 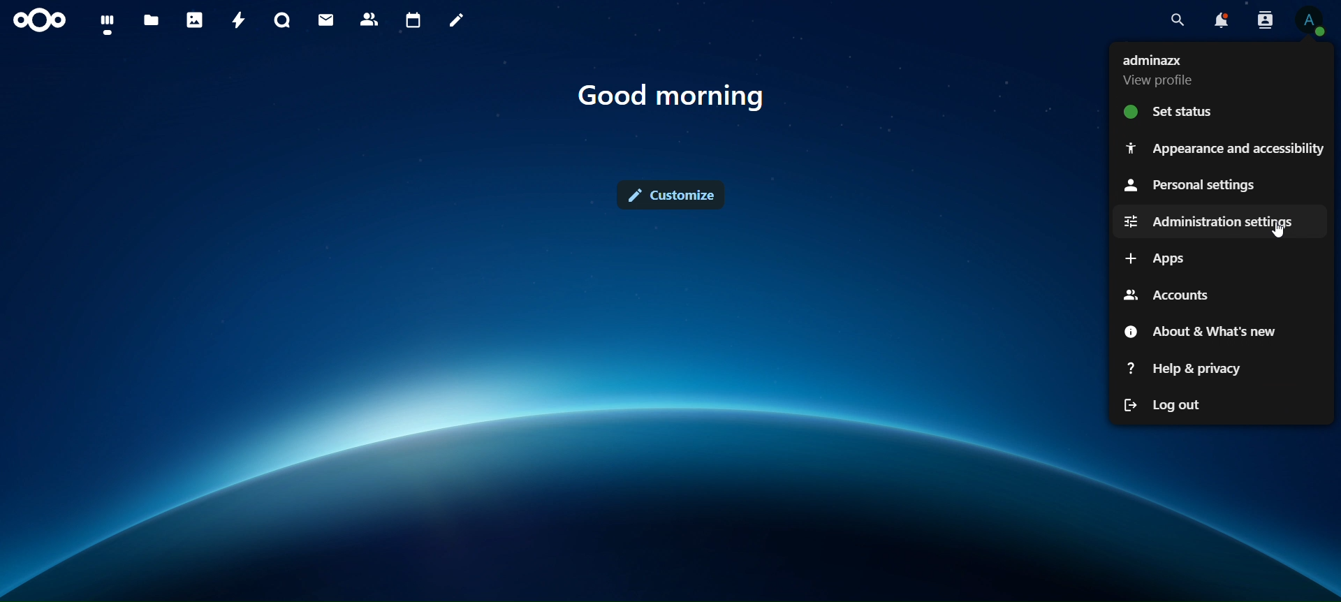 I want to click on dashboard, so click(x=110, y=24).